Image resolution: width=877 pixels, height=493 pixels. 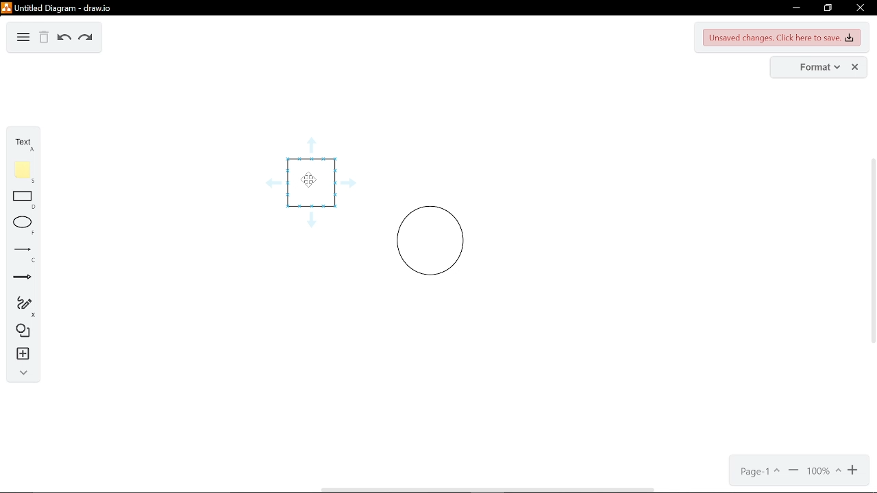 What do you see at coordinates (872, 251) in the screenshot?
I see `vertical scrollbar` at bounding box center [872, 251].